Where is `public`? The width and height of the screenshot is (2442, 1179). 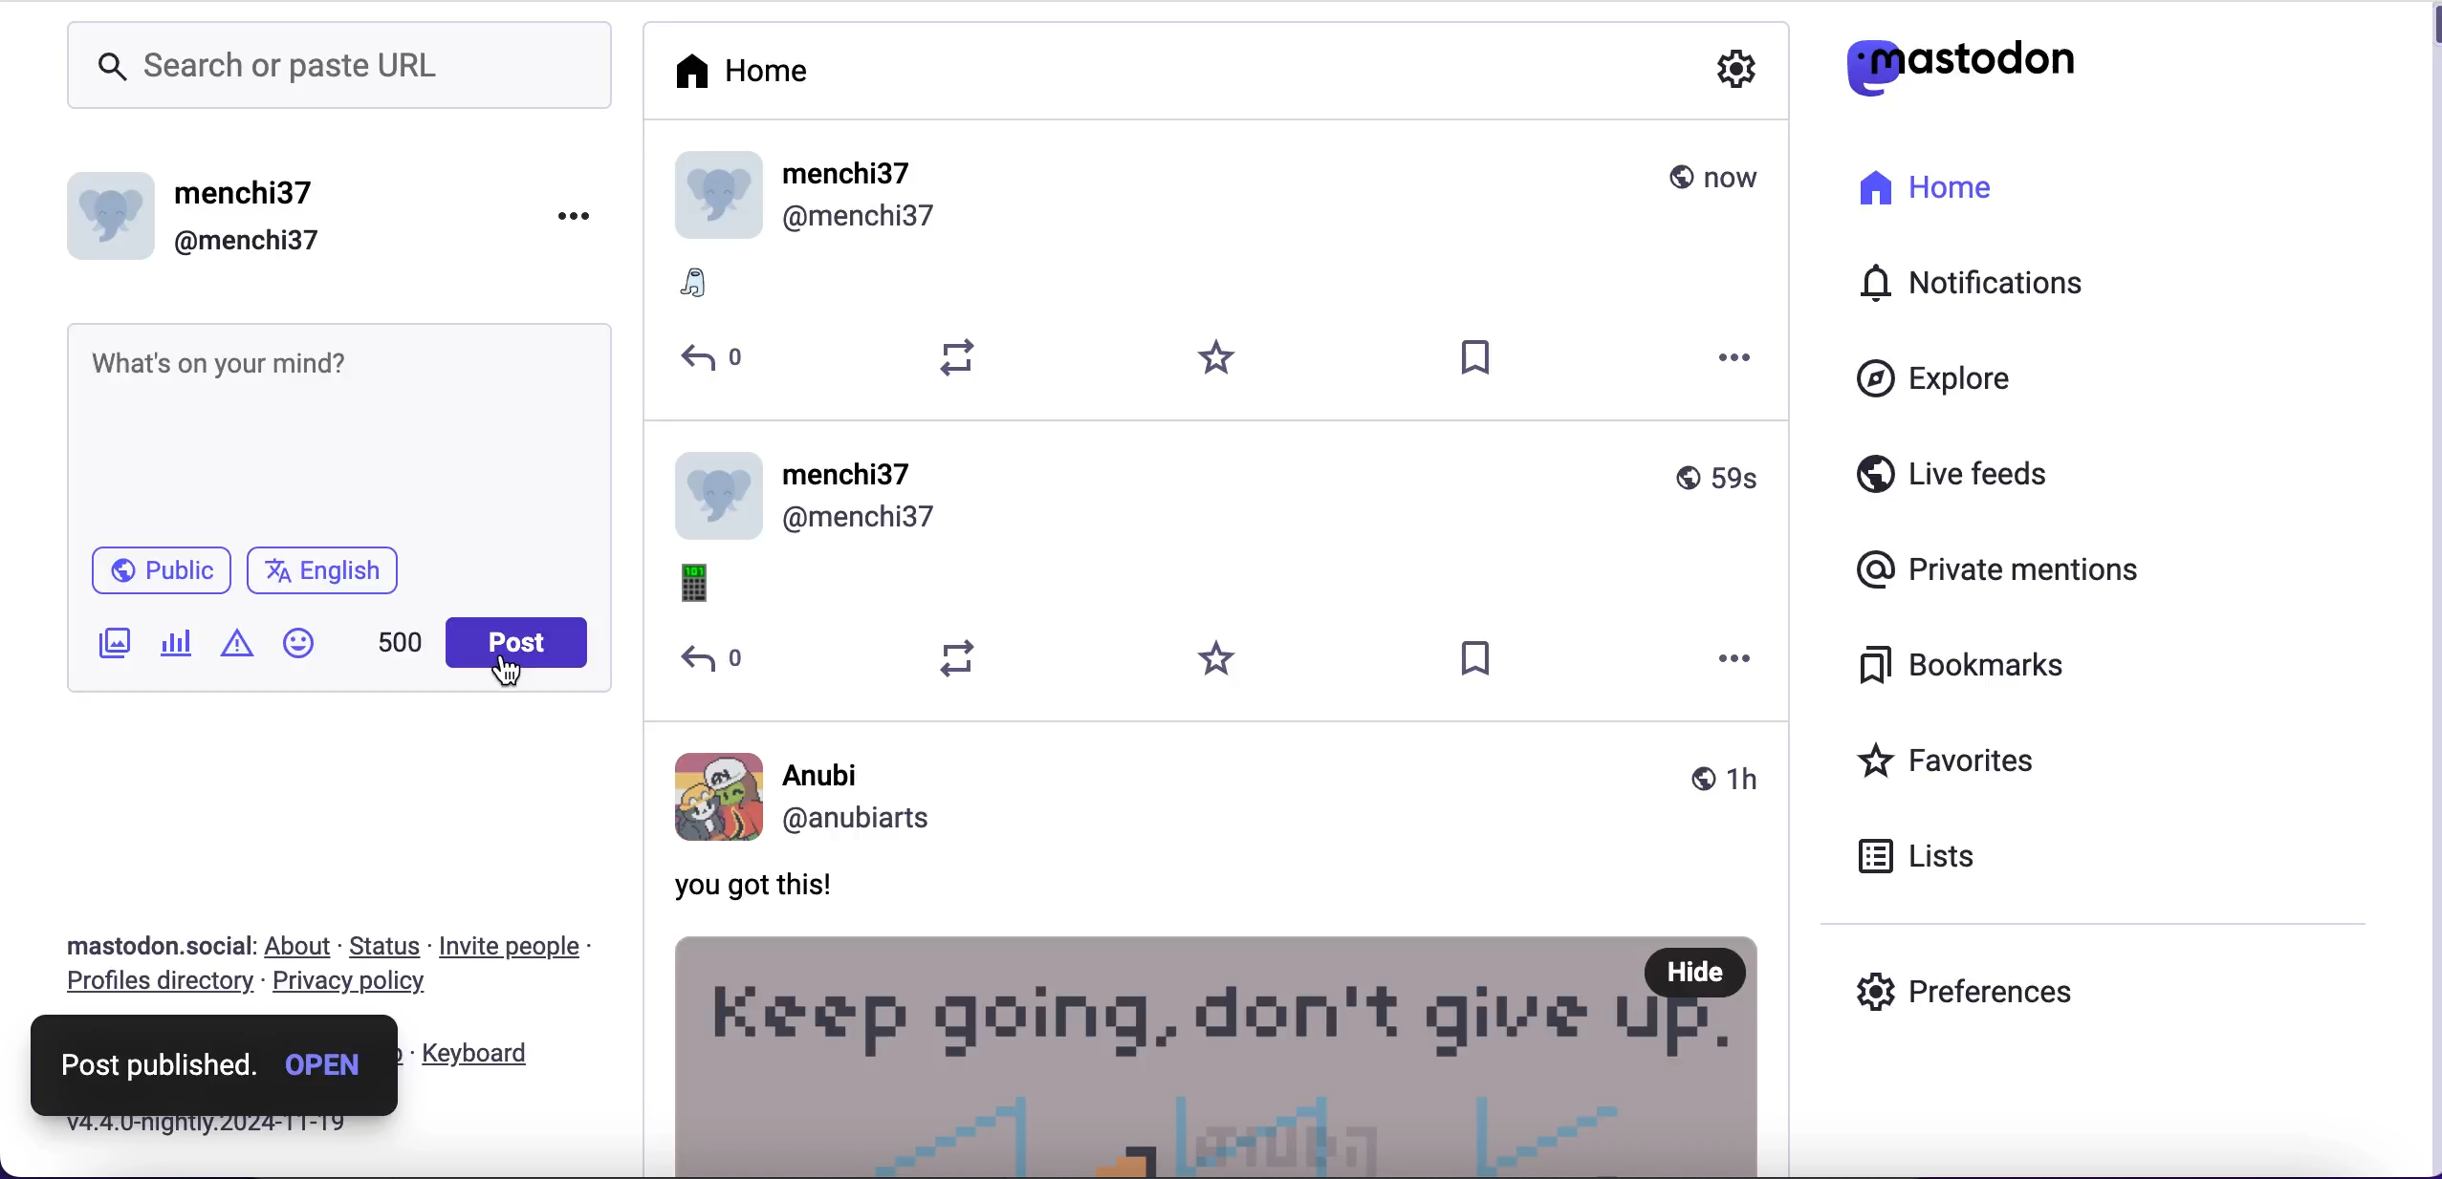 public is located at coordinates (164, 571).